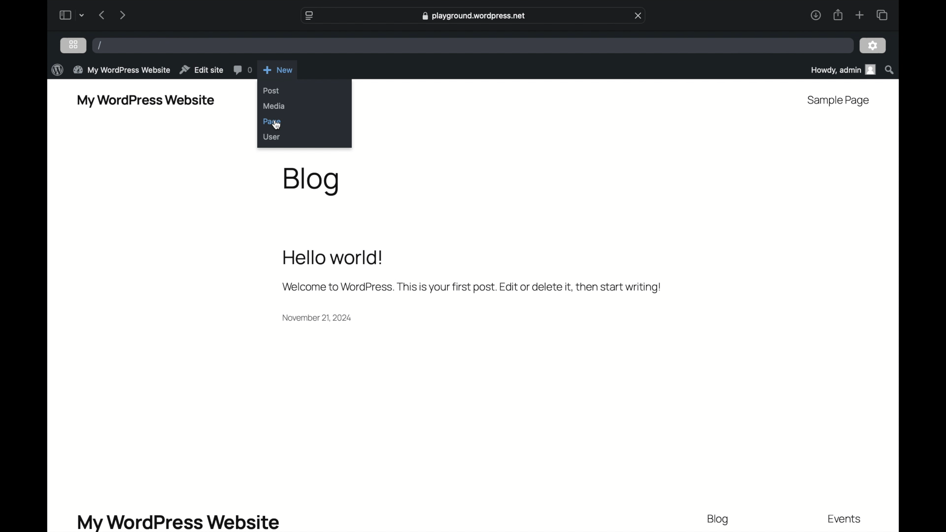 The height and width of the screenshot is (532, 946). Describe the element at coordinates (242, 71) in the screenshot. I see `comments` at that location.